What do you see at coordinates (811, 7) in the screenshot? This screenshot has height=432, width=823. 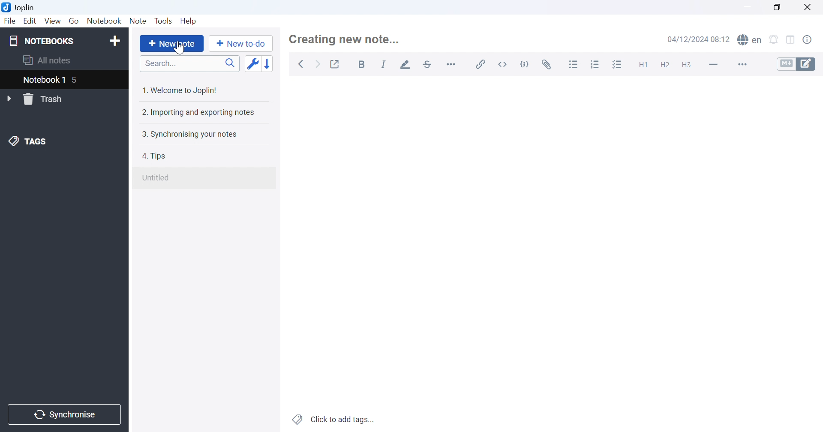 I see `Close` at bounding box center [811, 7].